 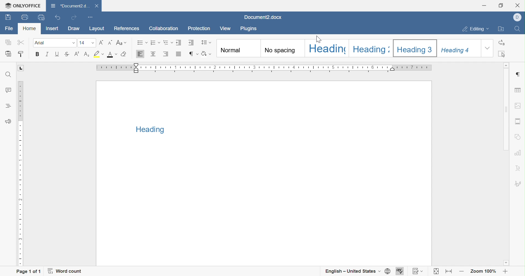 I want to click on Strikethrough, so click(x=66, y=55).